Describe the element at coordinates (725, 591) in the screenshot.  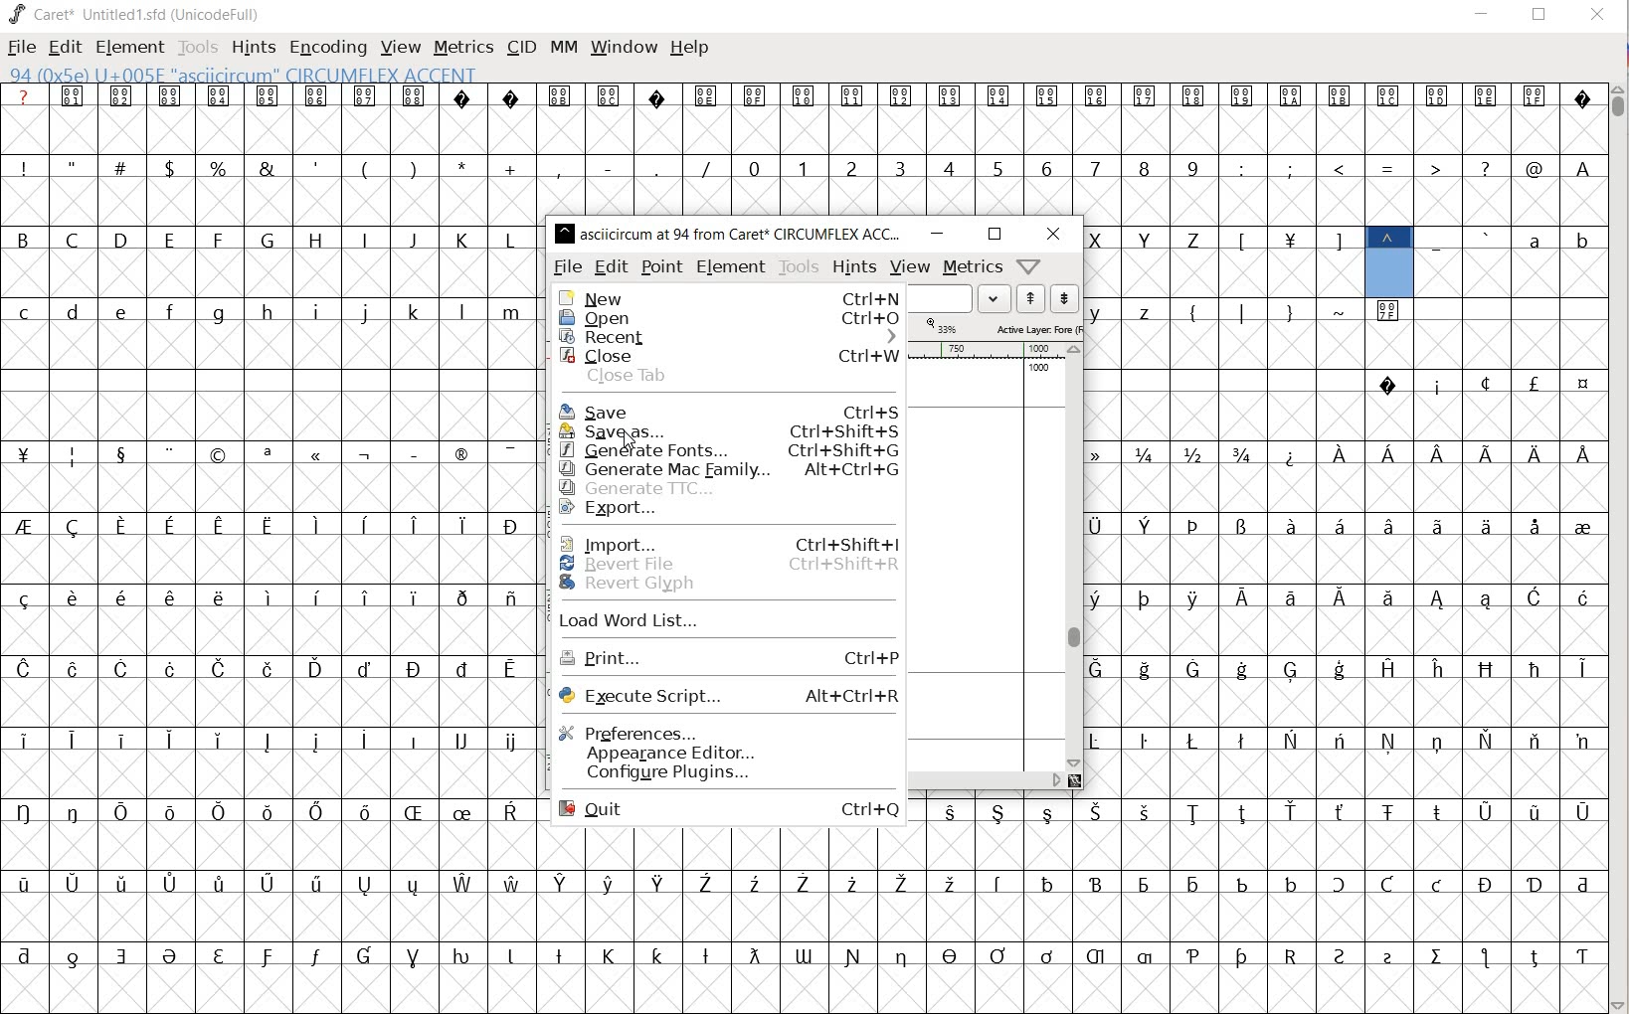
I see `Revert Glyph` at that location.